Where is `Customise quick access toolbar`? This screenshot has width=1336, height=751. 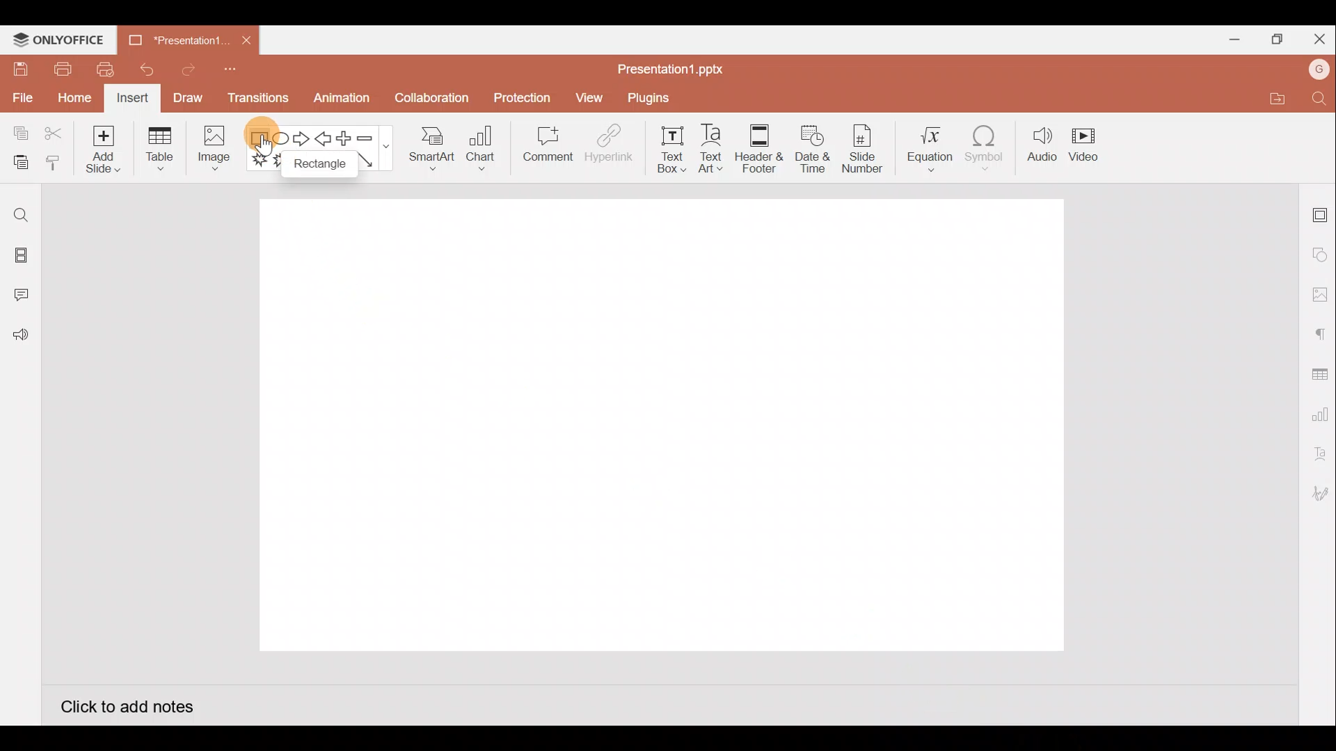
Customise quick access toolbar is located at coordinates (234, 74).